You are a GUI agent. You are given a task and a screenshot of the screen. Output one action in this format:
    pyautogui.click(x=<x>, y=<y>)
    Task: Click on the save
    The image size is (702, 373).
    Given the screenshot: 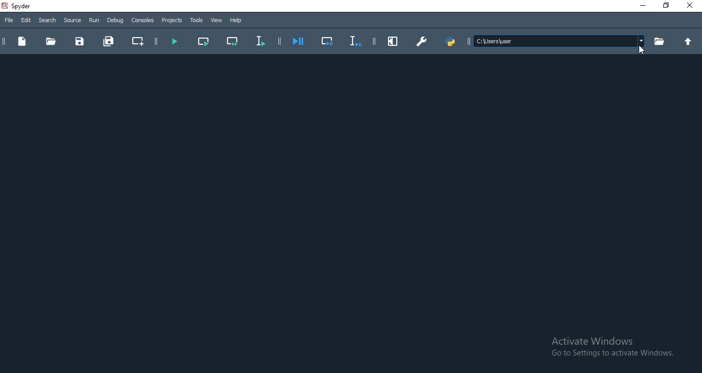 What is the action you would take?
    pyautogui.click(x=80, y=42)
    